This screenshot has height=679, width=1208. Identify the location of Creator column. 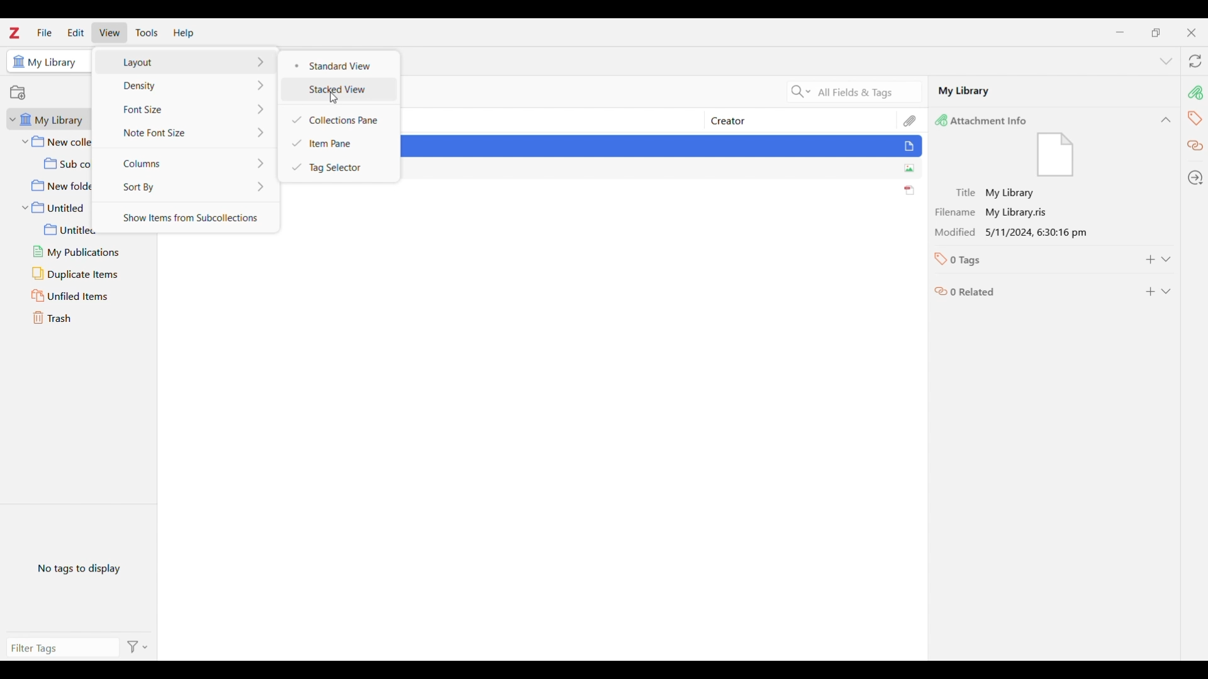
(788, 120).